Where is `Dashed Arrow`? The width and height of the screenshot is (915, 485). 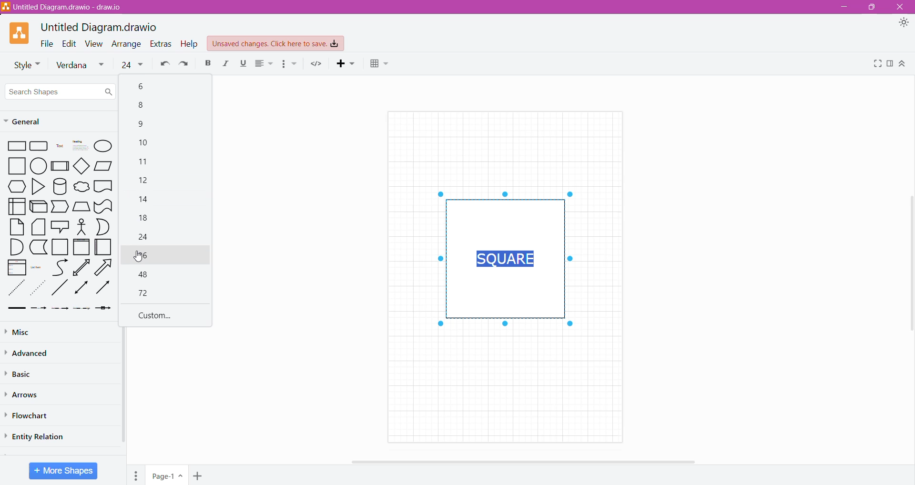
Dashed Arrow is located at coordinates (38, 310).